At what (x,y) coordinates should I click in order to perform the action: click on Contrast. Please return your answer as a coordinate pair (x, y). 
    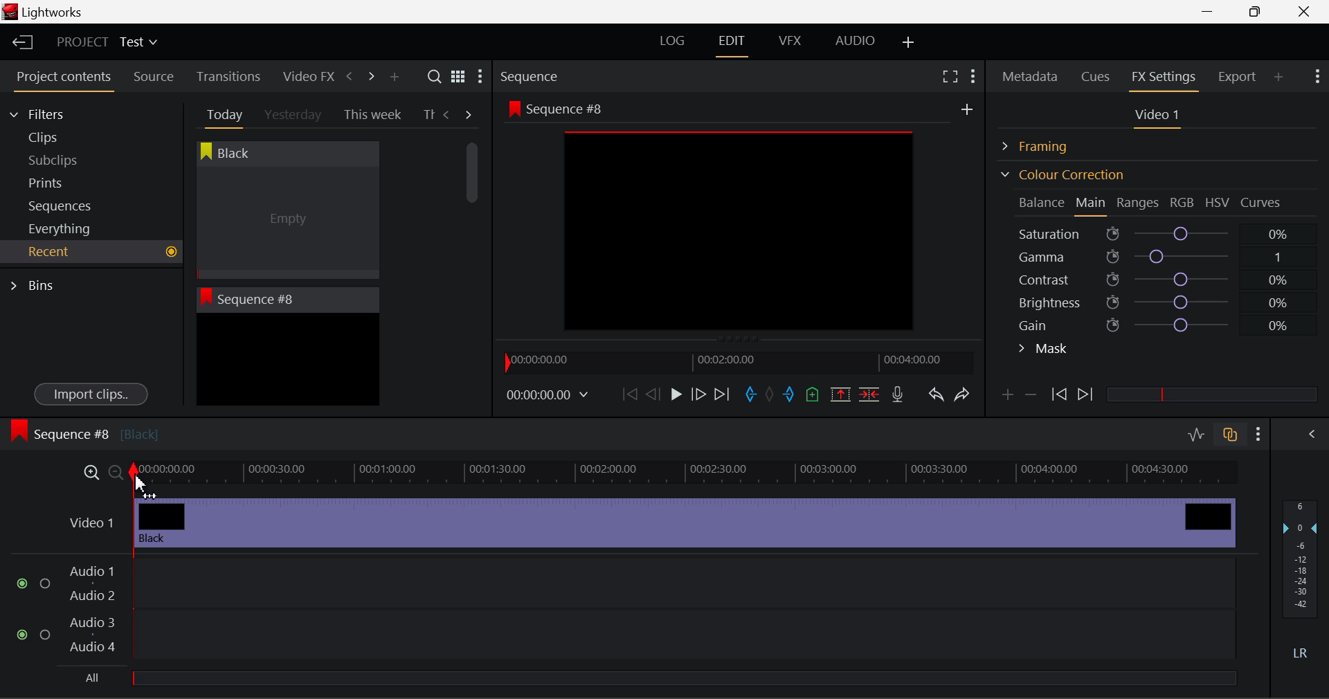
    Looking at the image, I should click on (1159, 279).